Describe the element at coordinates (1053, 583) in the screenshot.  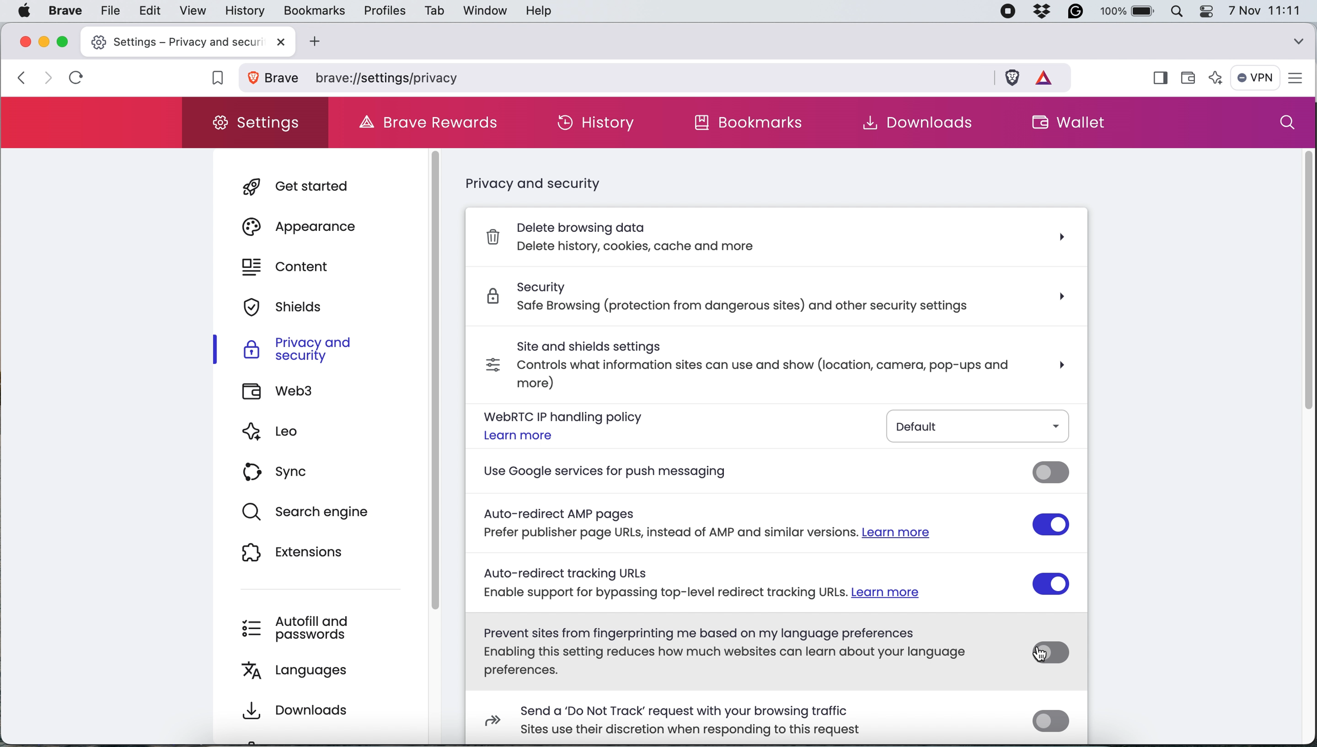
I see `auto redirect tracking URLs toggle switch` at that location.